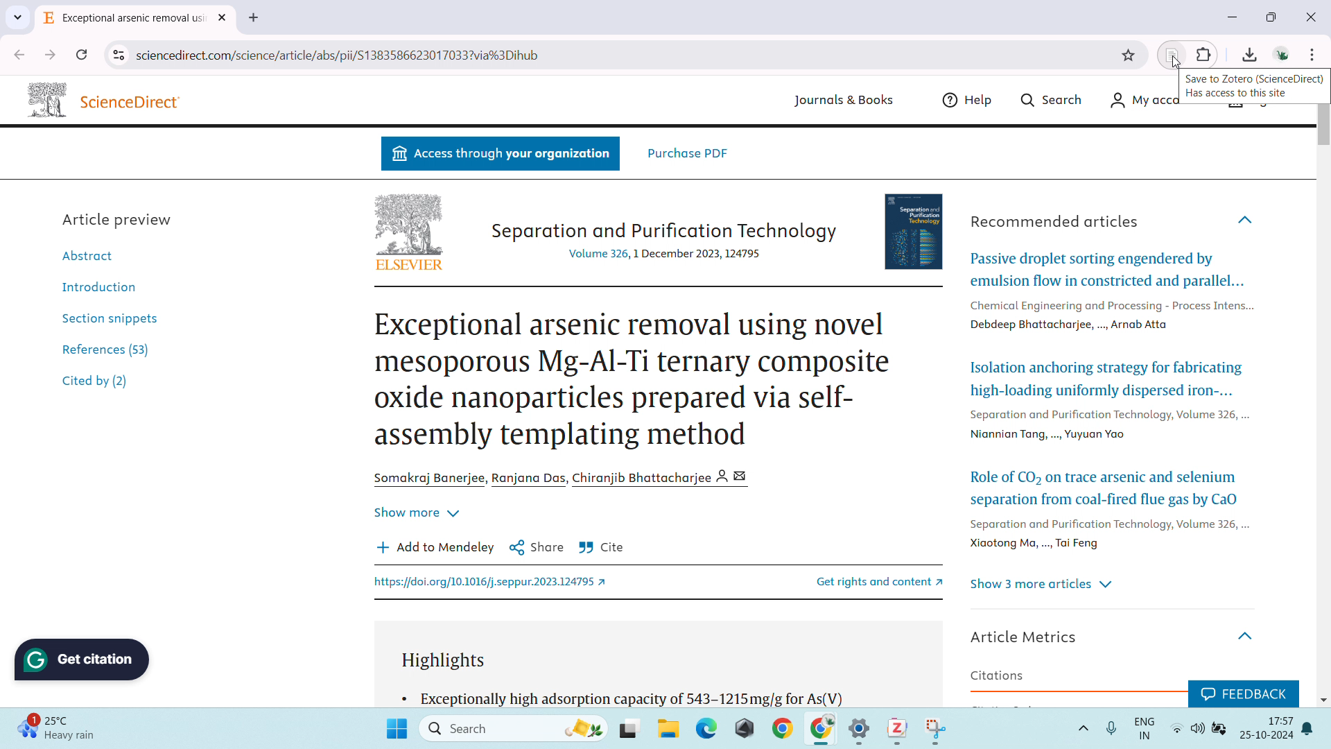 The height and width of the screenshot is (749, 1331). I want to click on Book Cover page, so click(916, 229).